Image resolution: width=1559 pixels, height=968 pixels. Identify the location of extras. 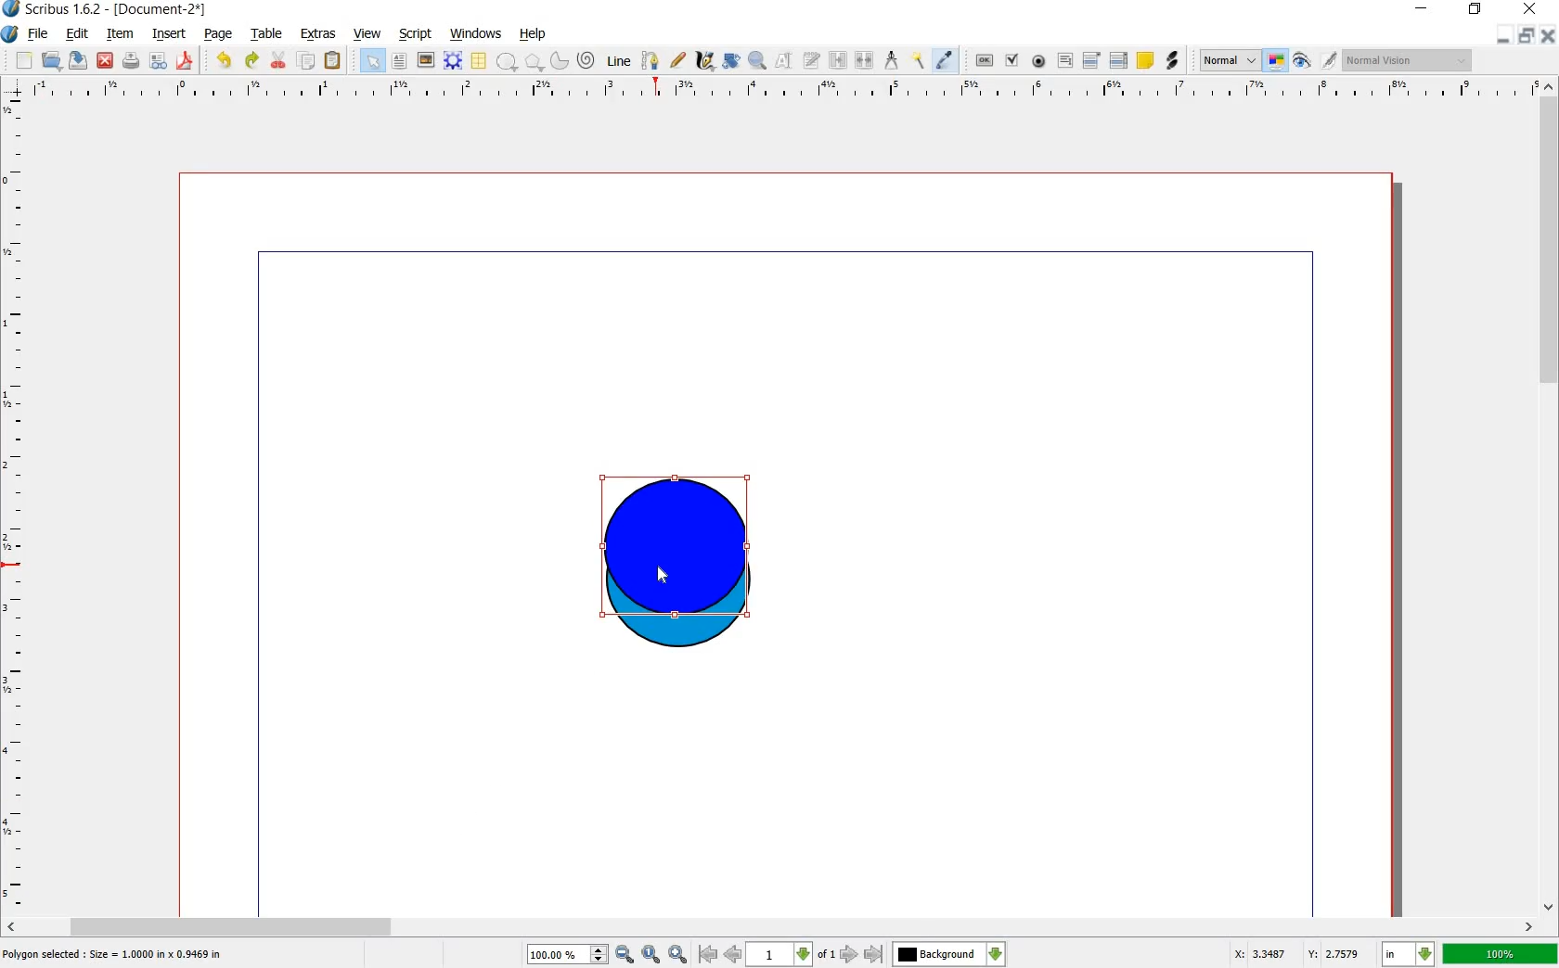
(318, 34).